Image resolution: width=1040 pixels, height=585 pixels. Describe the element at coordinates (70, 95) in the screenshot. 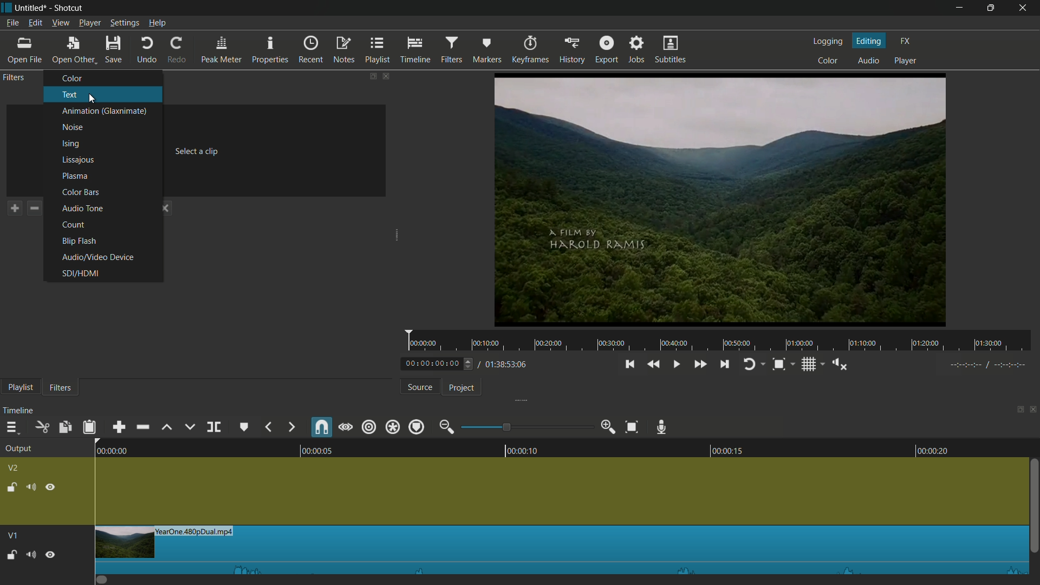

I see `text` at that location.